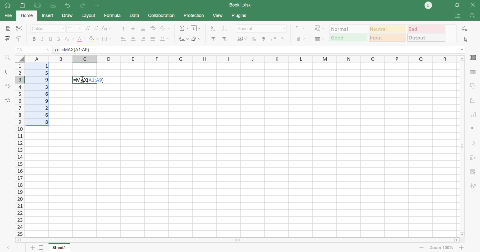  What do you see at coordinates (272, 38) in the screenshot?
I see `Decrease decimal` at bounding box center [272, 38].